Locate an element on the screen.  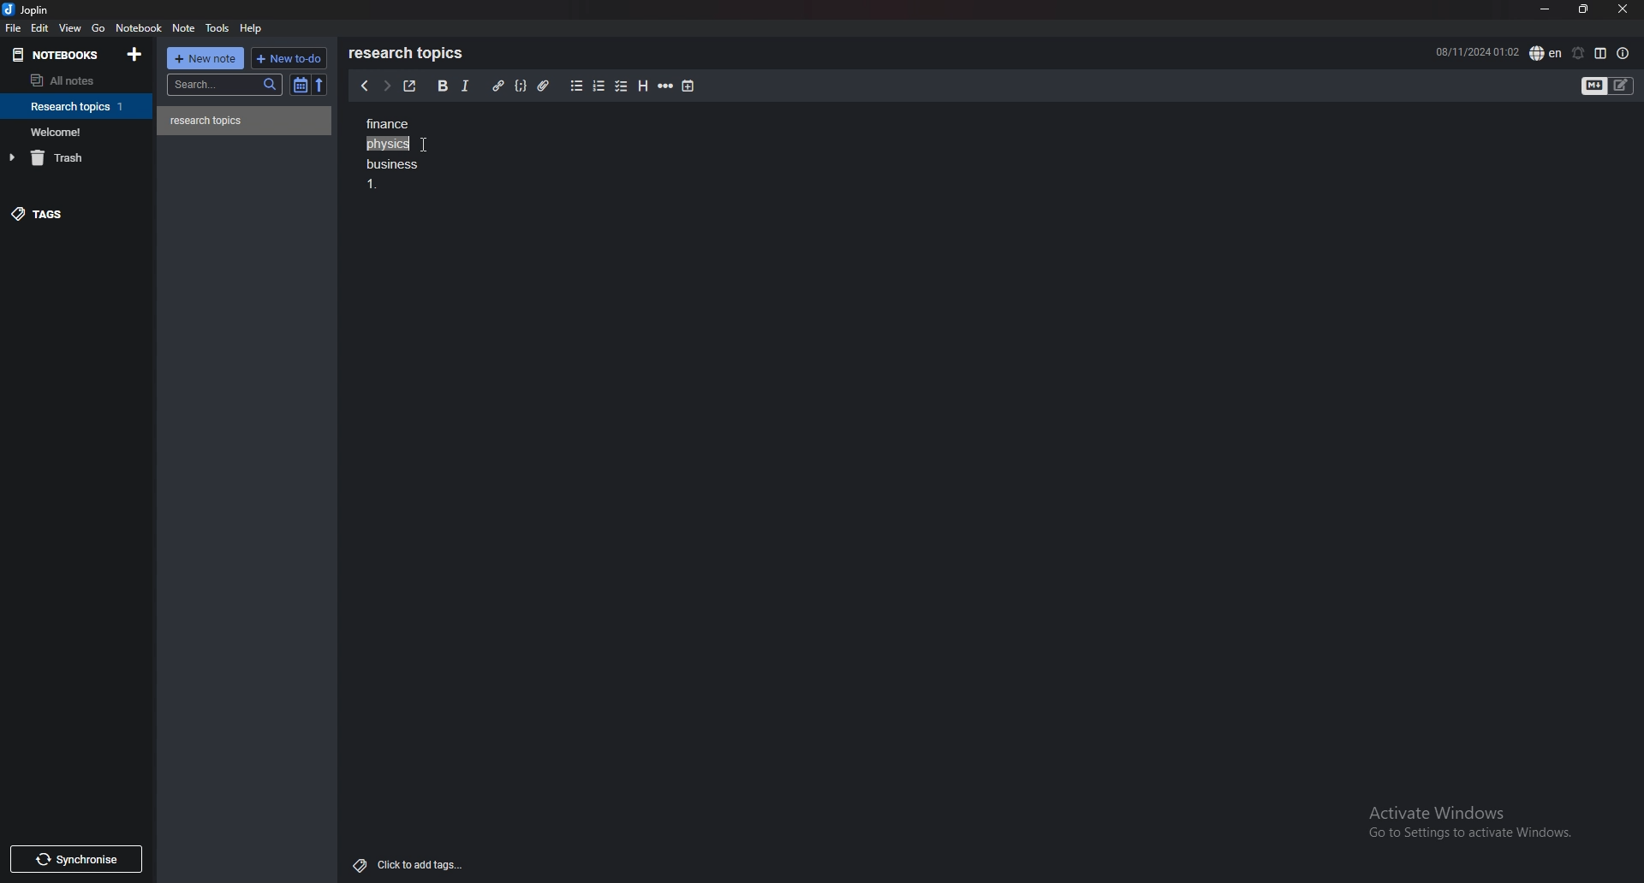
edit is located at coordinates (39, 27).